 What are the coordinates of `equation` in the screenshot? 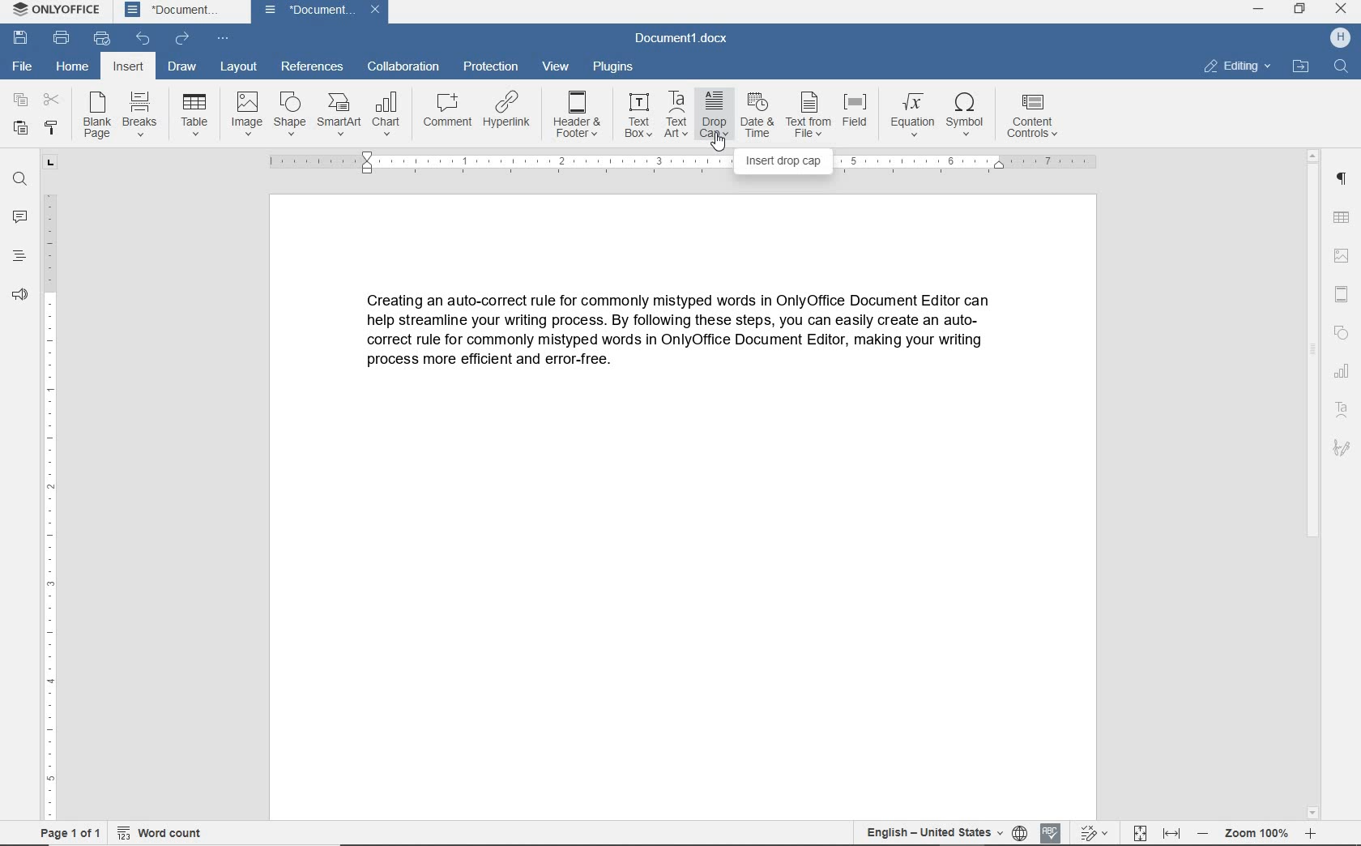 It's located at (910, 116).